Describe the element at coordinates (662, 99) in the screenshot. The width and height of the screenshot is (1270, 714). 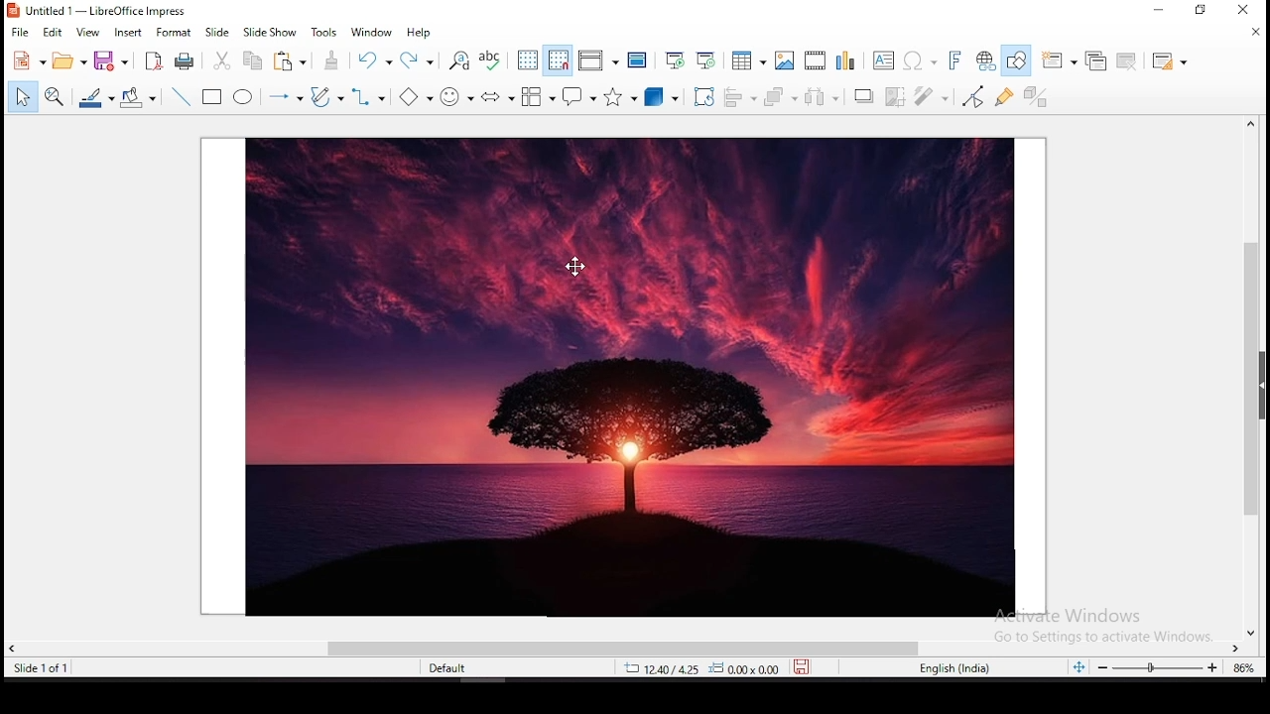
I see `3D shapes` at that location.